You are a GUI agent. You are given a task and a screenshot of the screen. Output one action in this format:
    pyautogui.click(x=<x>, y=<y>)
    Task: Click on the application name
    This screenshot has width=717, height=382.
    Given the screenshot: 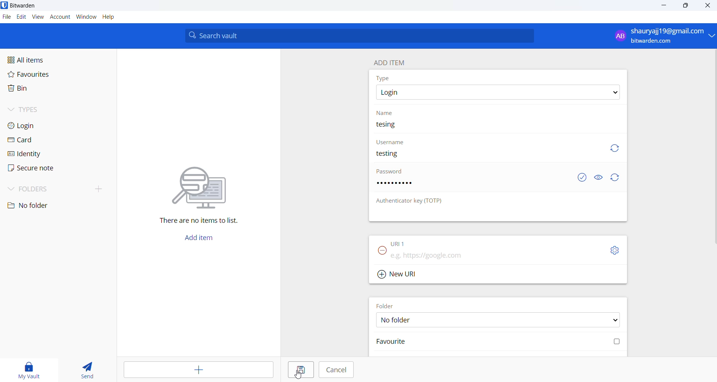 What is the action you would take?
    pyautogui.click(x=26, y=6)
    